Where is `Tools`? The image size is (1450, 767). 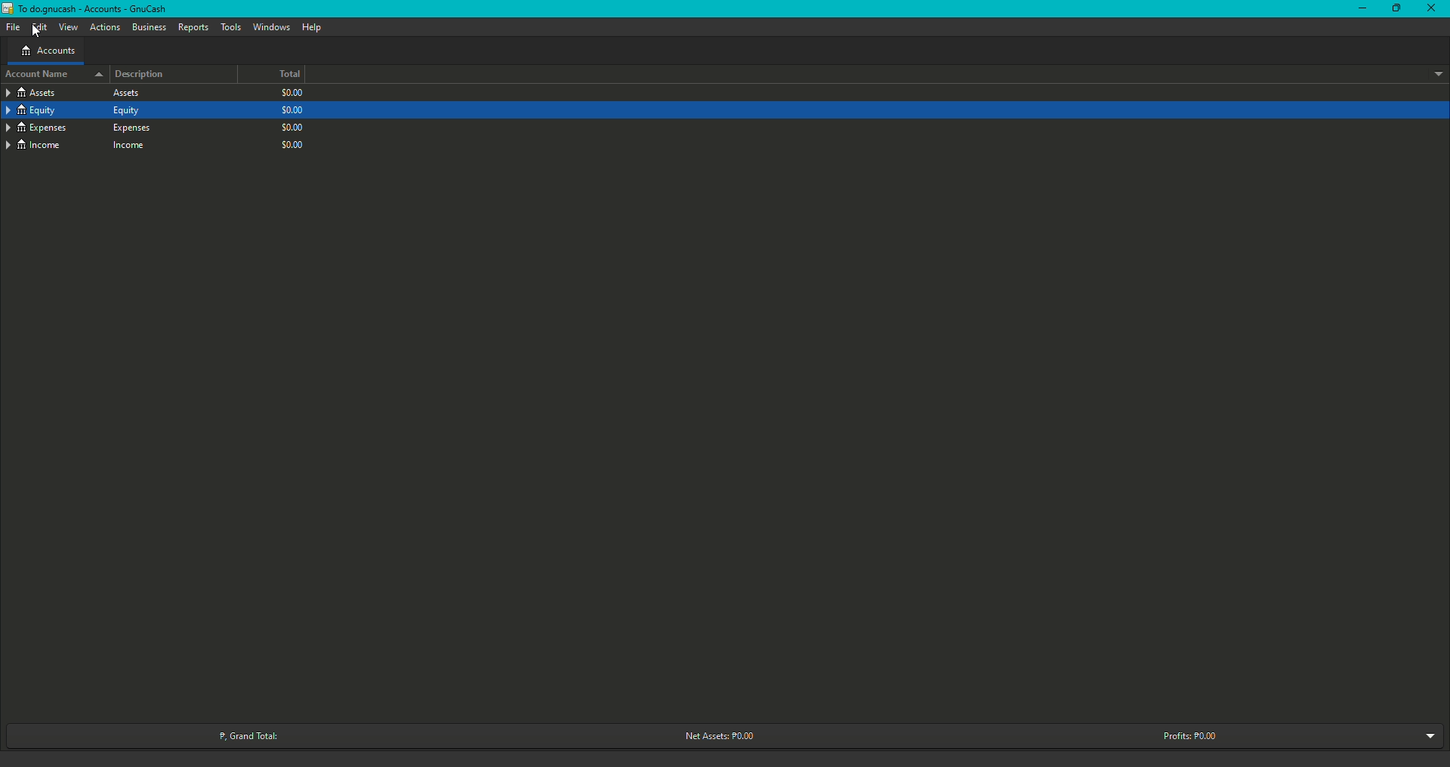
Tools is located at coordinates (230, 27).